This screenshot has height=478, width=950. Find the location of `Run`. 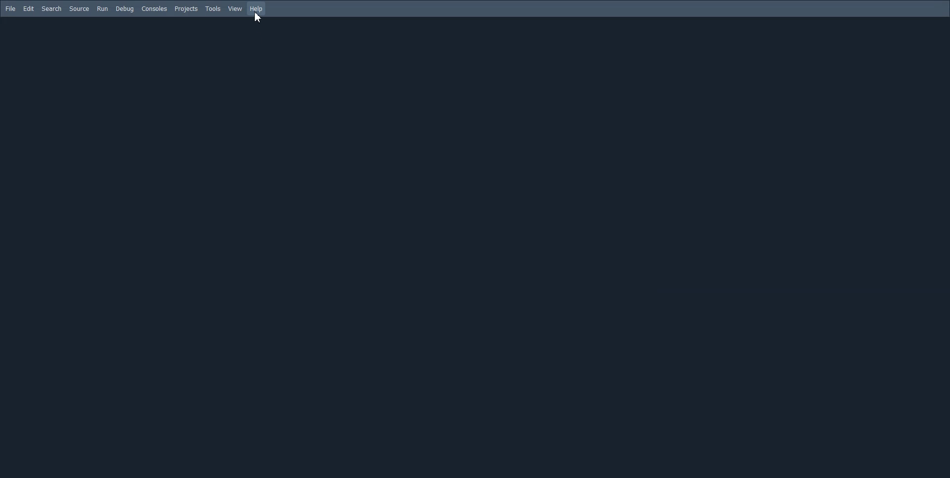

Run is located at coordinates (102, 9).